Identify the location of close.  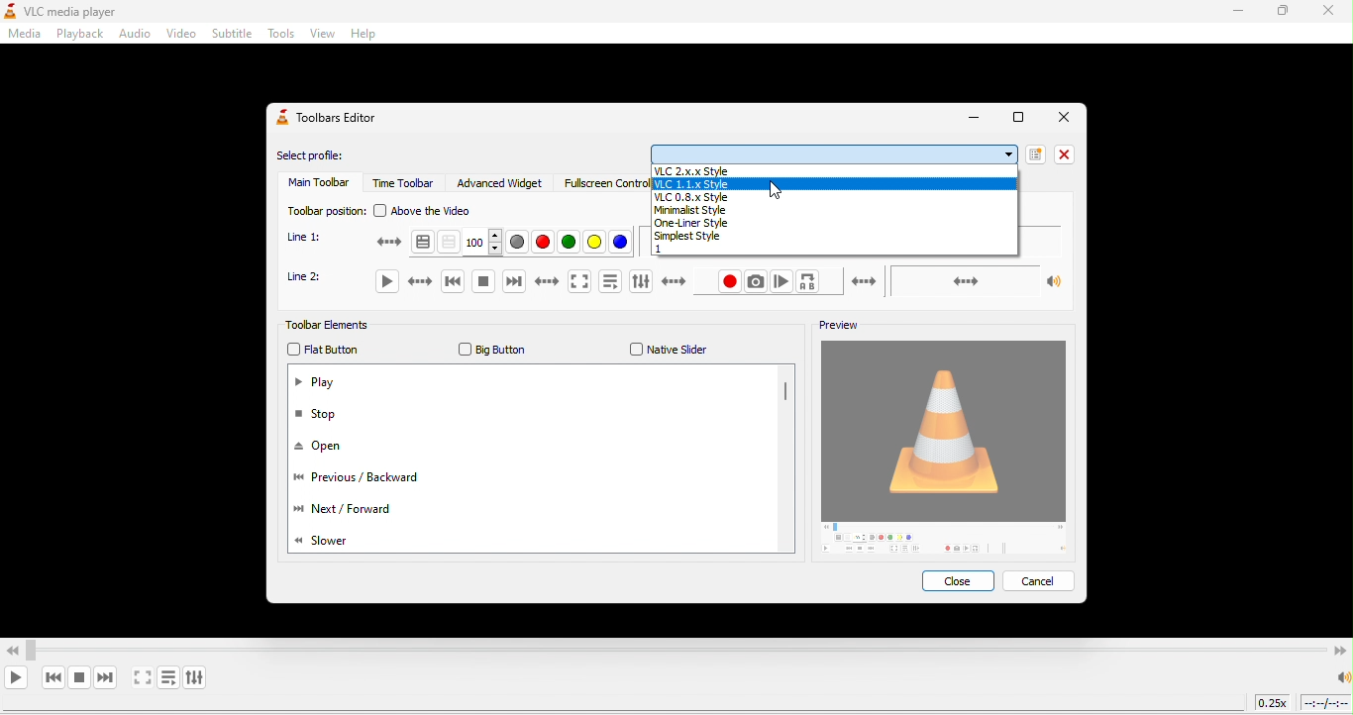
(1331, 13).